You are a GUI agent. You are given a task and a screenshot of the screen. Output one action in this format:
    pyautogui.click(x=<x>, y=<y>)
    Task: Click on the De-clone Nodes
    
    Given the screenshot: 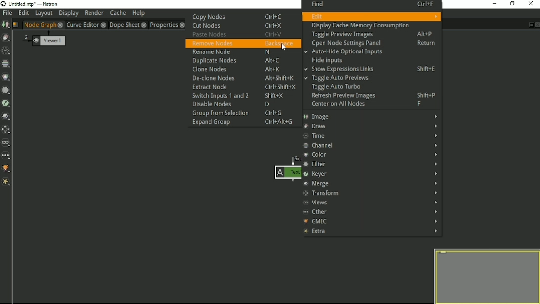 What is the action you would take?
    pyautogui.click(x=244, y=78)
    